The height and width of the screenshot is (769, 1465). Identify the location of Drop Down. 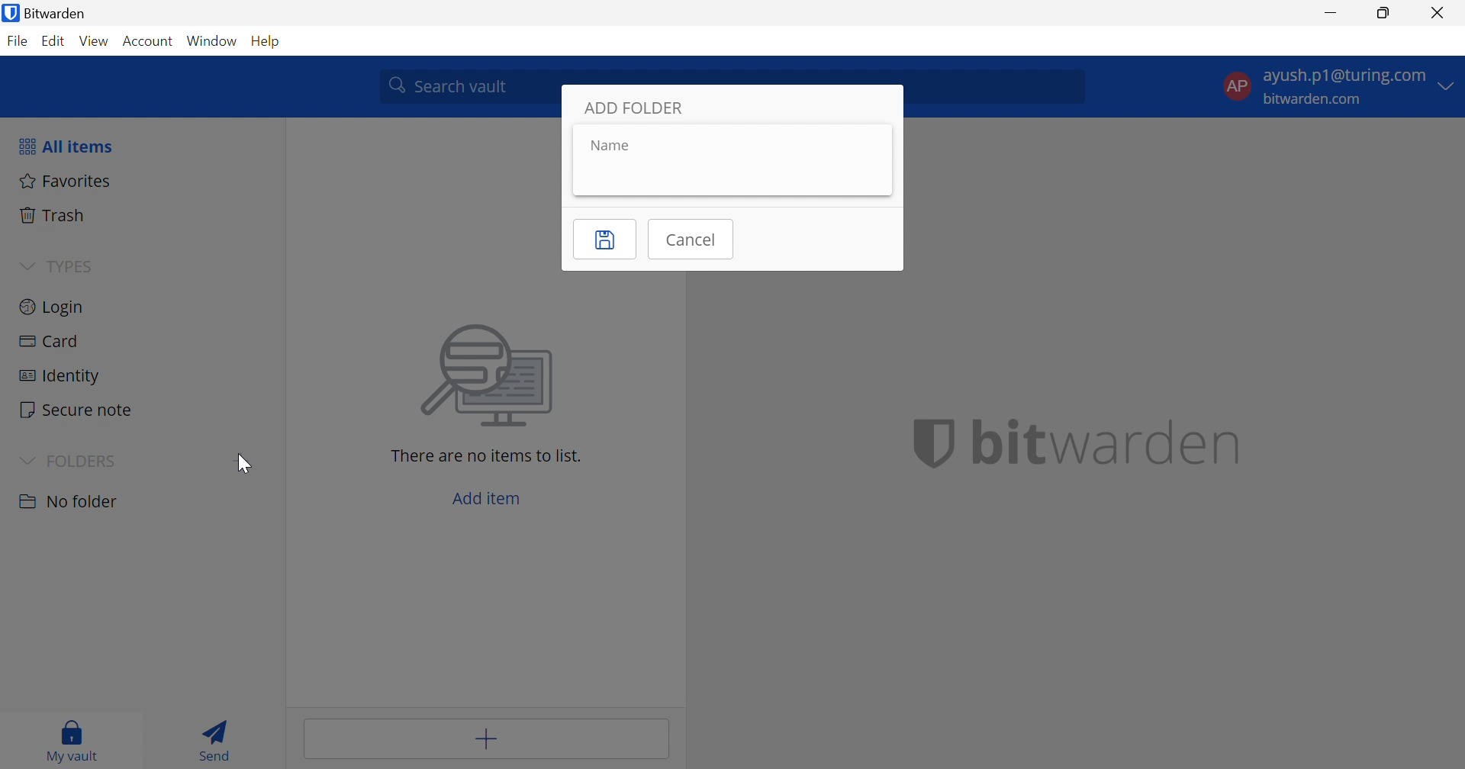
(28, 461).